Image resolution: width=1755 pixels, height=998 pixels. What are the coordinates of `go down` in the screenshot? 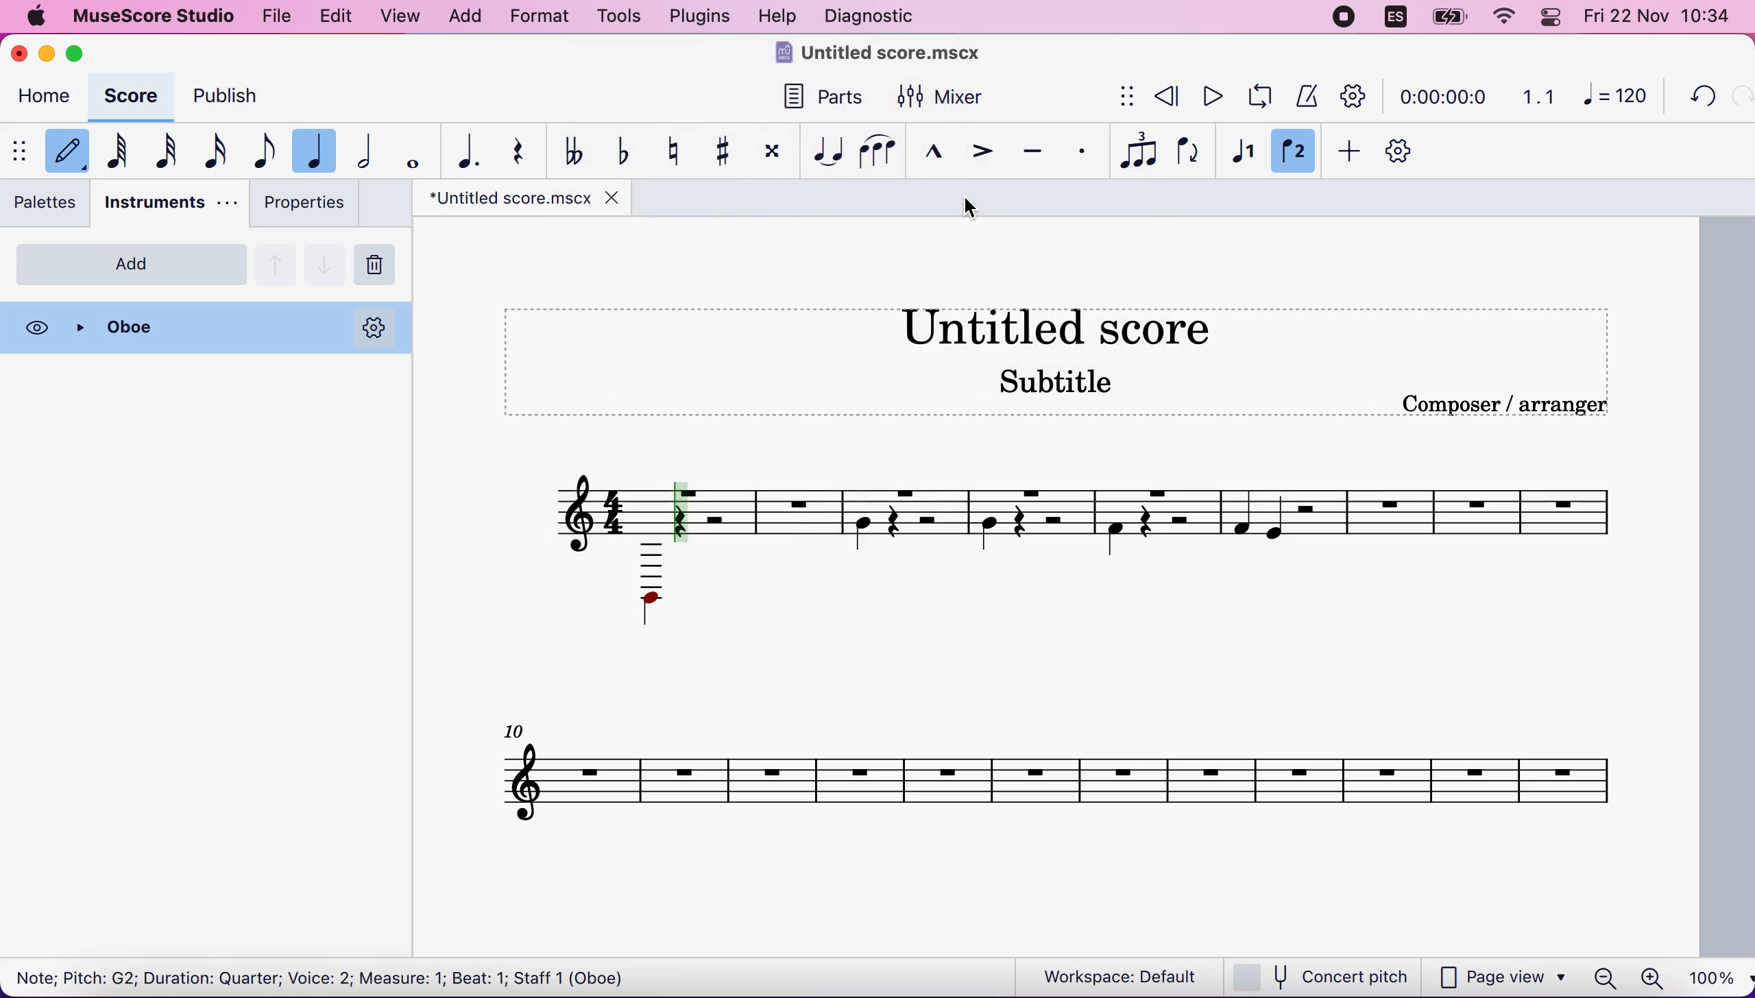 It's located at (326, 263).